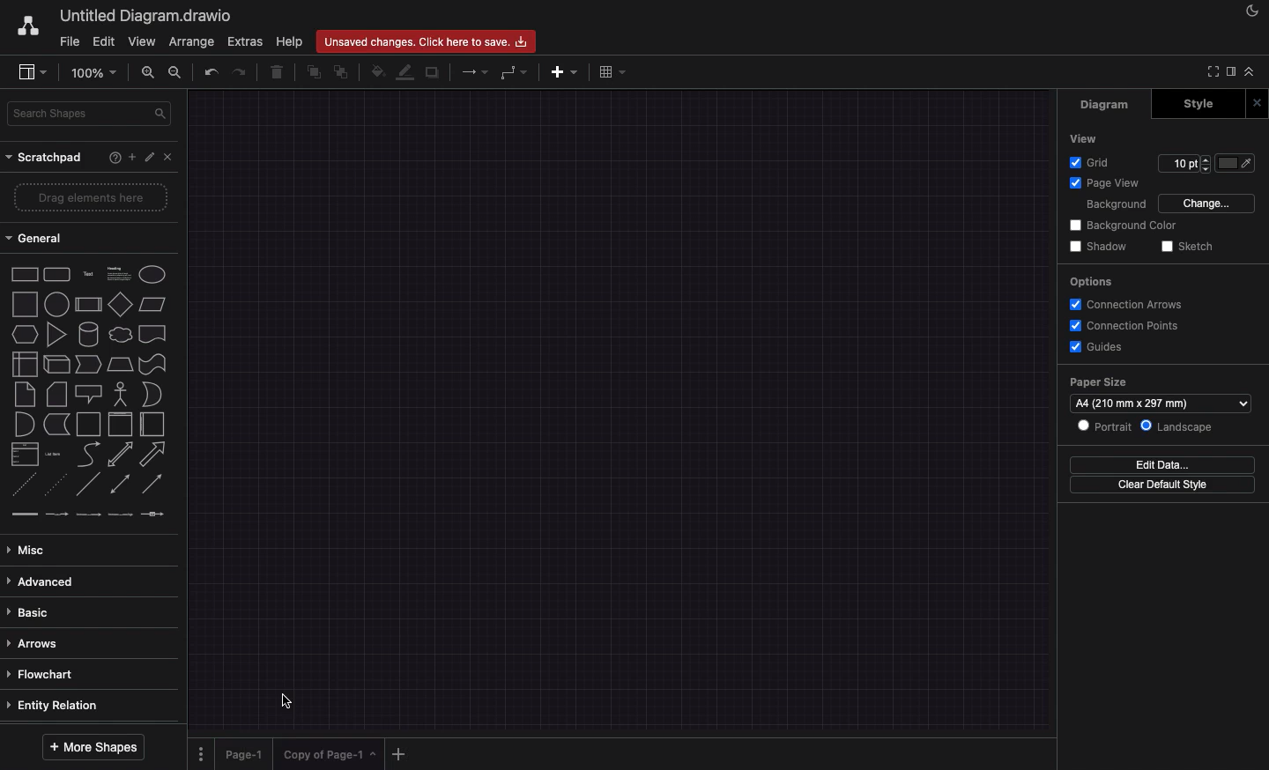 The image size is (1269, 770). What do you see at coordinates (1250, 71) in the screenshot?
I see `collapse` at bounding box center [1250, 71].